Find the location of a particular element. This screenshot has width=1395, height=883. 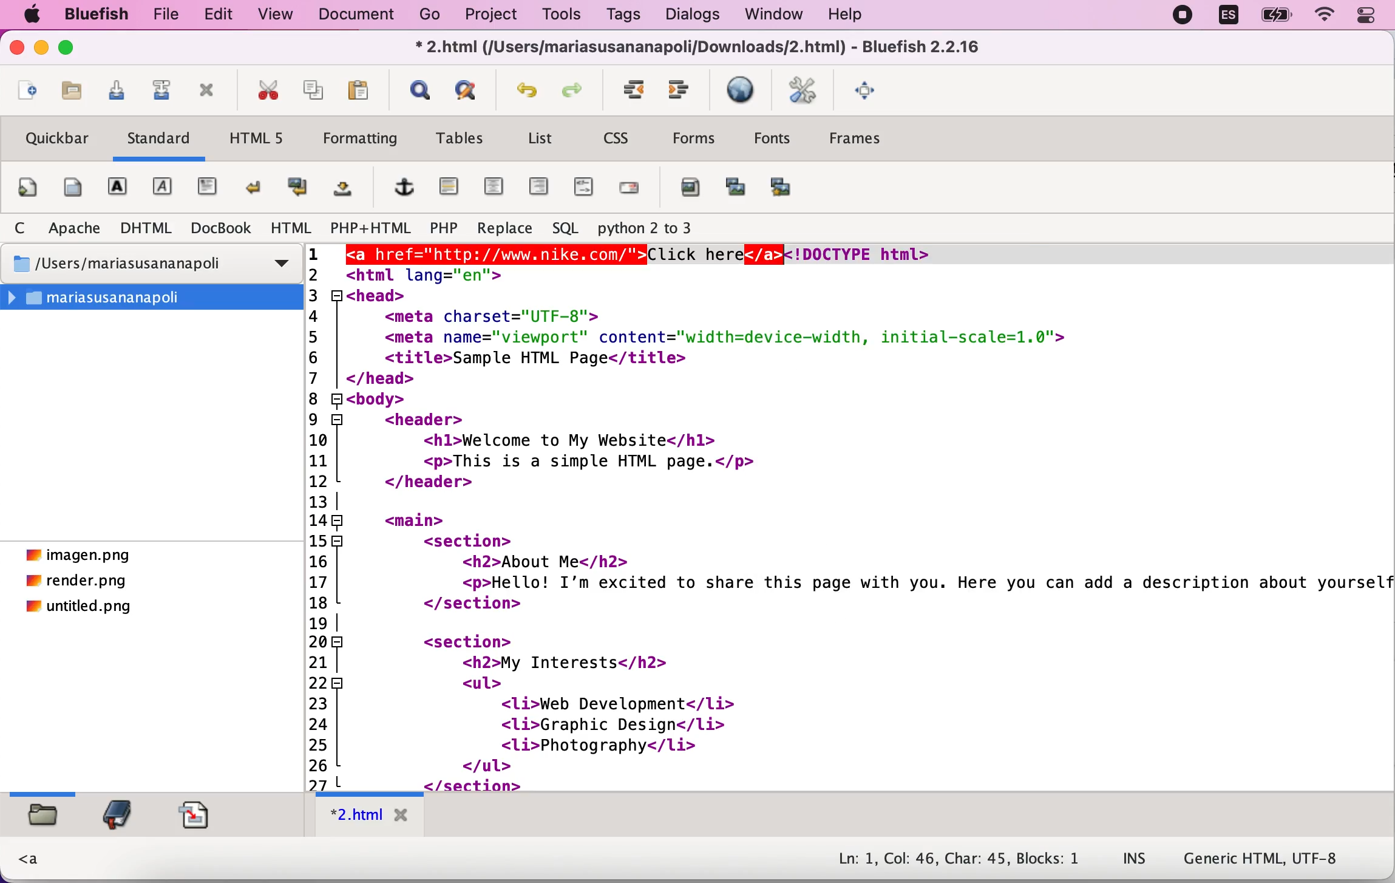

control centre is located at coordinates (1366, 16).